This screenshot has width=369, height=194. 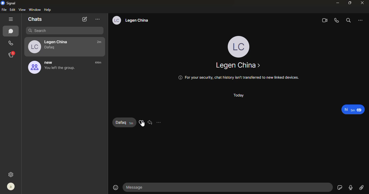 What do you see at coordinates (48, 10) in the screenshot?
I see `help` at bounding box center [48, 10].